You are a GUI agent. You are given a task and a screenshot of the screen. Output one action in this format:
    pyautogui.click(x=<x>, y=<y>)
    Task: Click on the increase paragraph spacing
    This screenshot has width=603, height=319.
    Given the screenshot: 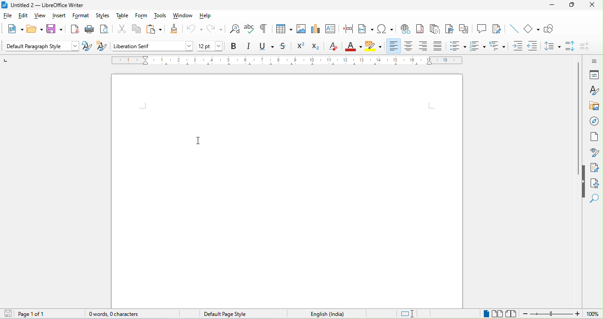 What is the action you would take?
    pyautogui.click(x=571, y=47)
    